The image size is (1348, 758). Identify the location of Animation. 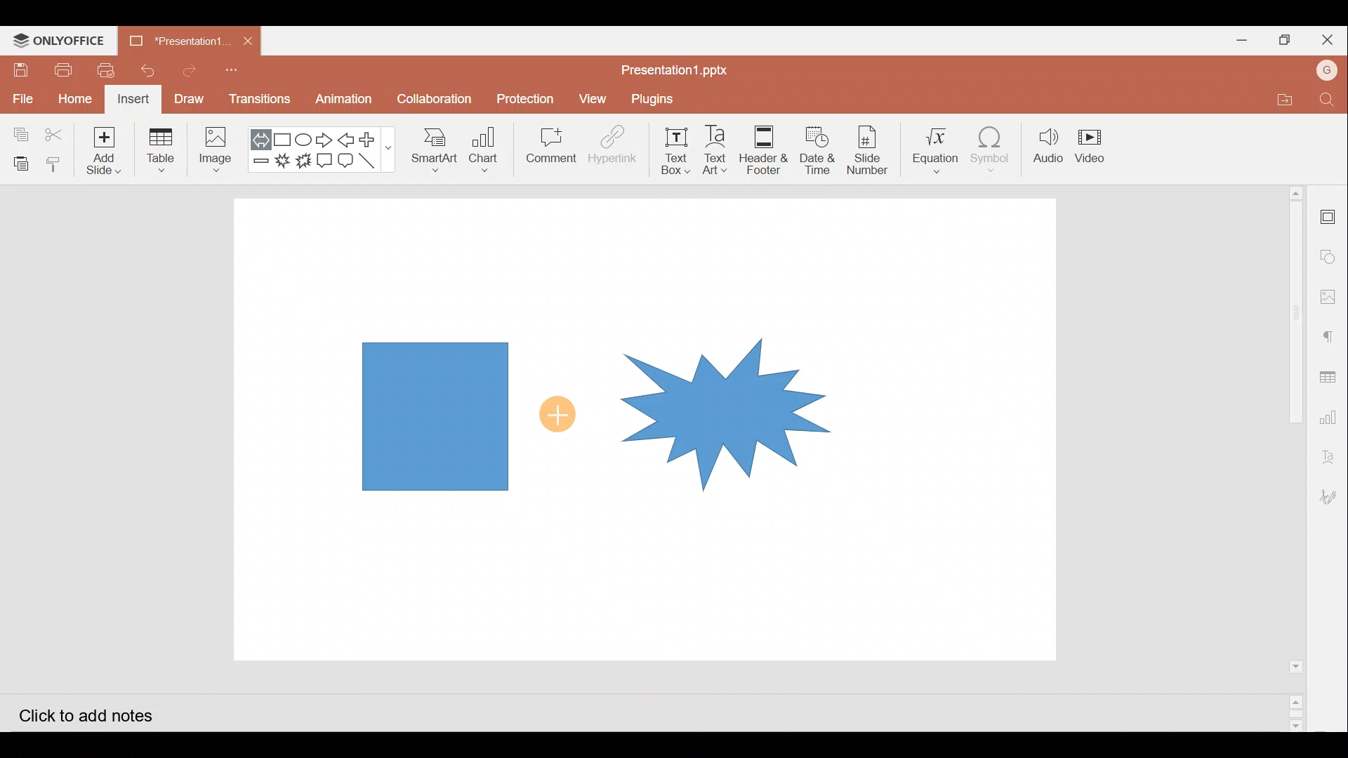
(344, 100).